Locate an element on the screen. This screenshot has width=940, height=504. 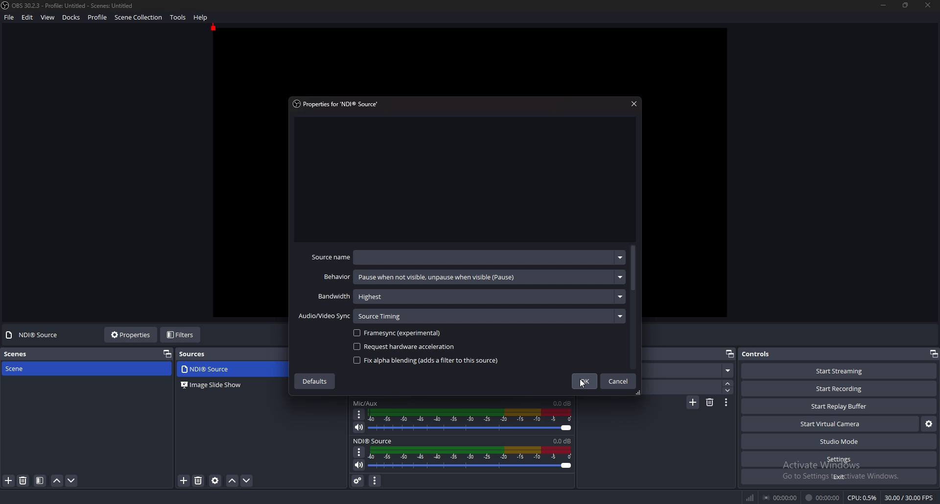
pop out is located at coordinates (730, 354).